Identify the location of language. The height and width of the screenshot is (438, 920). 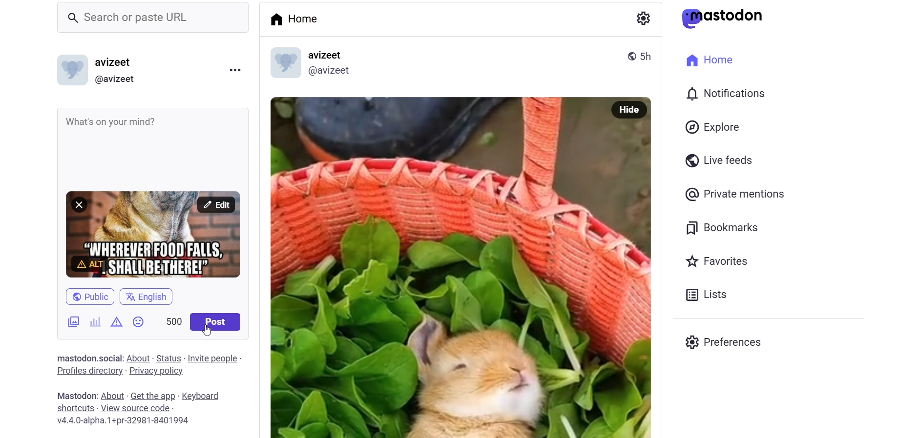
(151, 298).